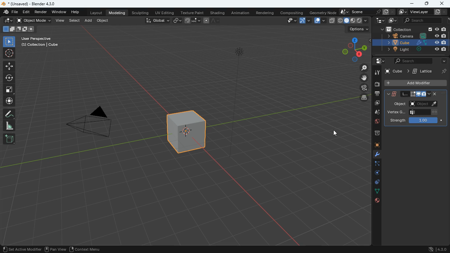 The width and height of the screenshot is (450, 253). What do you see at coordinates (267, 14) in the screenshot?
I see `rendering` at bounding box center [267, 14].